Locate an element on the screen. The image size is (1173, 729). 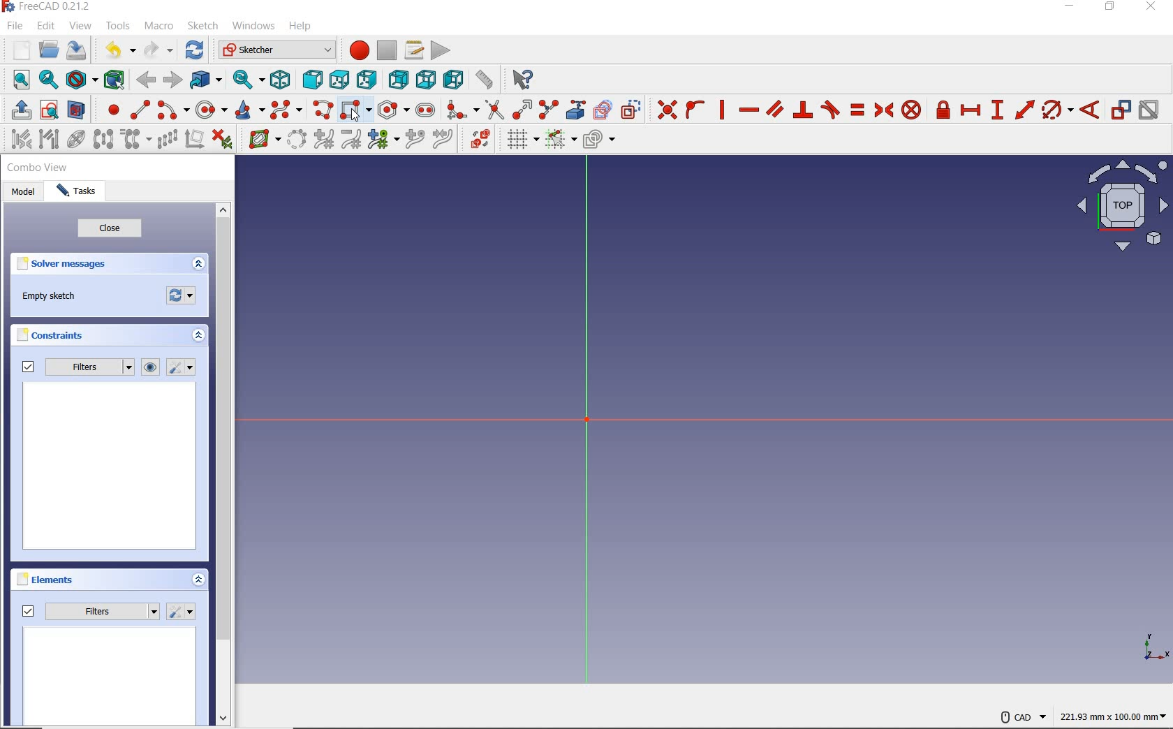
create circle is located at coordinates (211, 111).